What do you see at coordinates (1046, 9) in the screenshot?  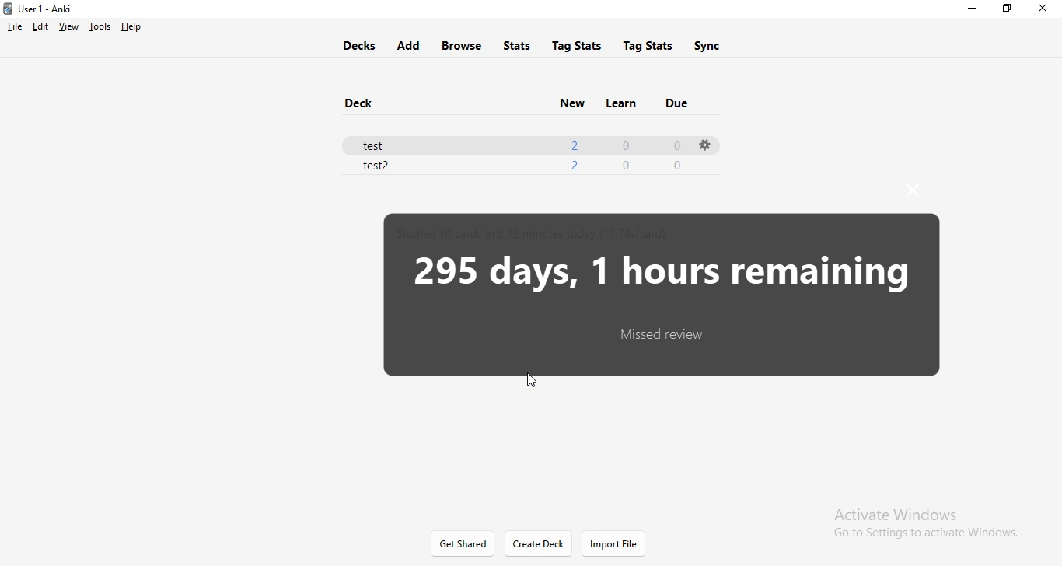 I see `close` at bounding box center [1046, 9].